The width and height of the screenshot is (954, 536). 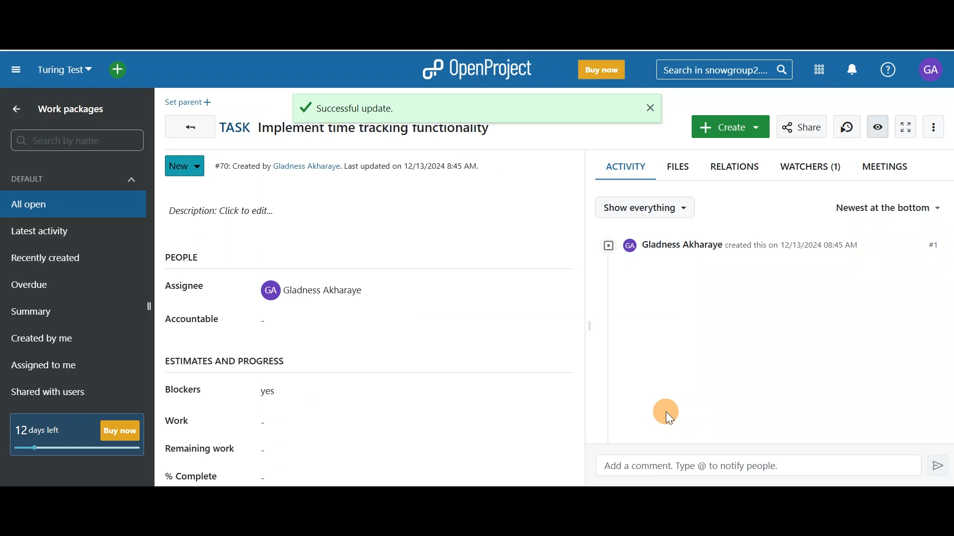 What do you see at coordinates (66, 261) in the screenshot?
I see `Recently created` at bounding box center [66, 261].